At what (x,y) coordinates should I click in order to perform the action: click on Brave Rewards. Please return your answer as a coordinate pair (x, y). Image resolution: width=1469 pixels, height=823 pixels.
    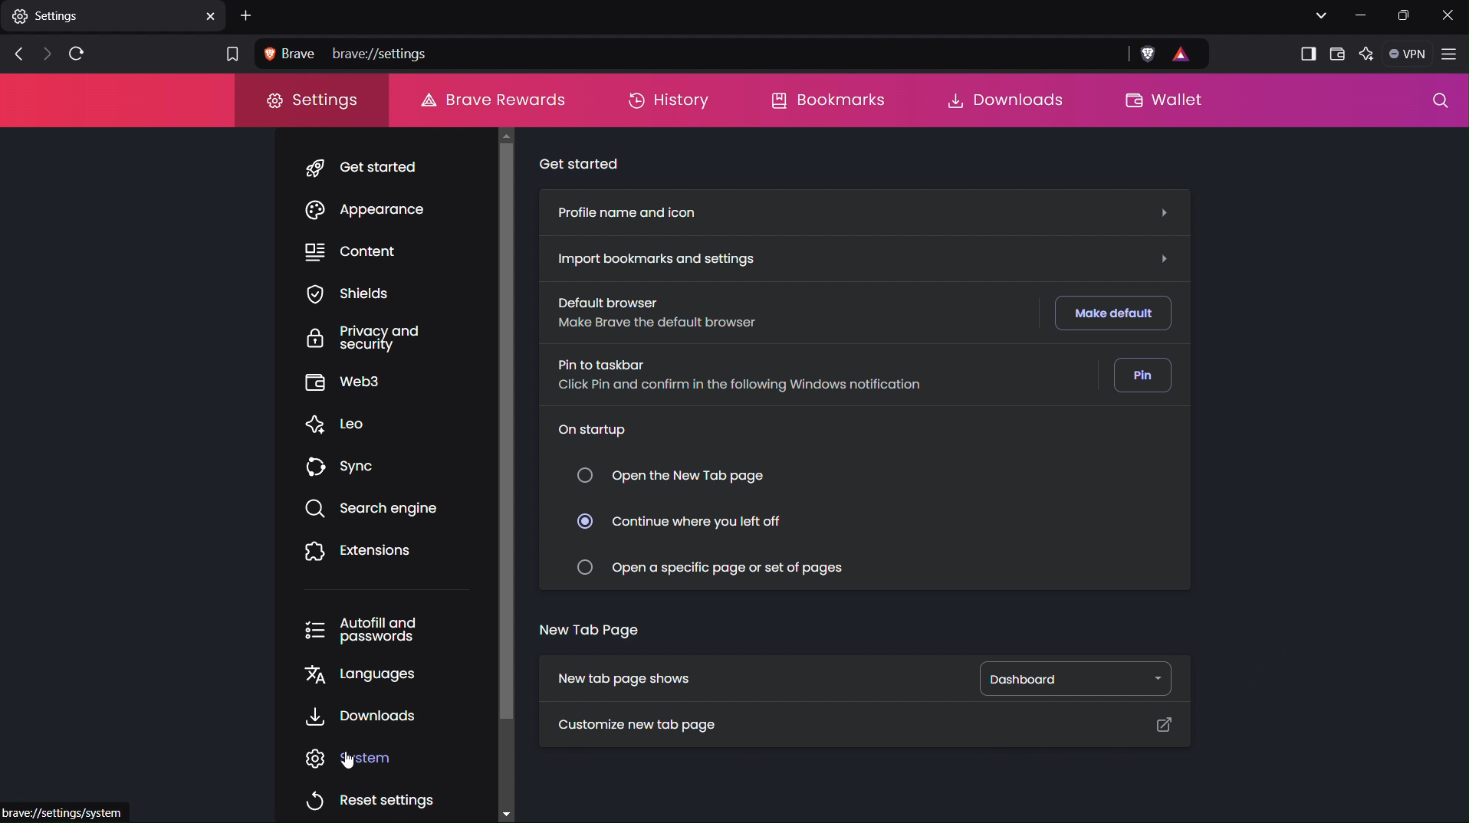
    Looking at the image, I should click on (491, 98).